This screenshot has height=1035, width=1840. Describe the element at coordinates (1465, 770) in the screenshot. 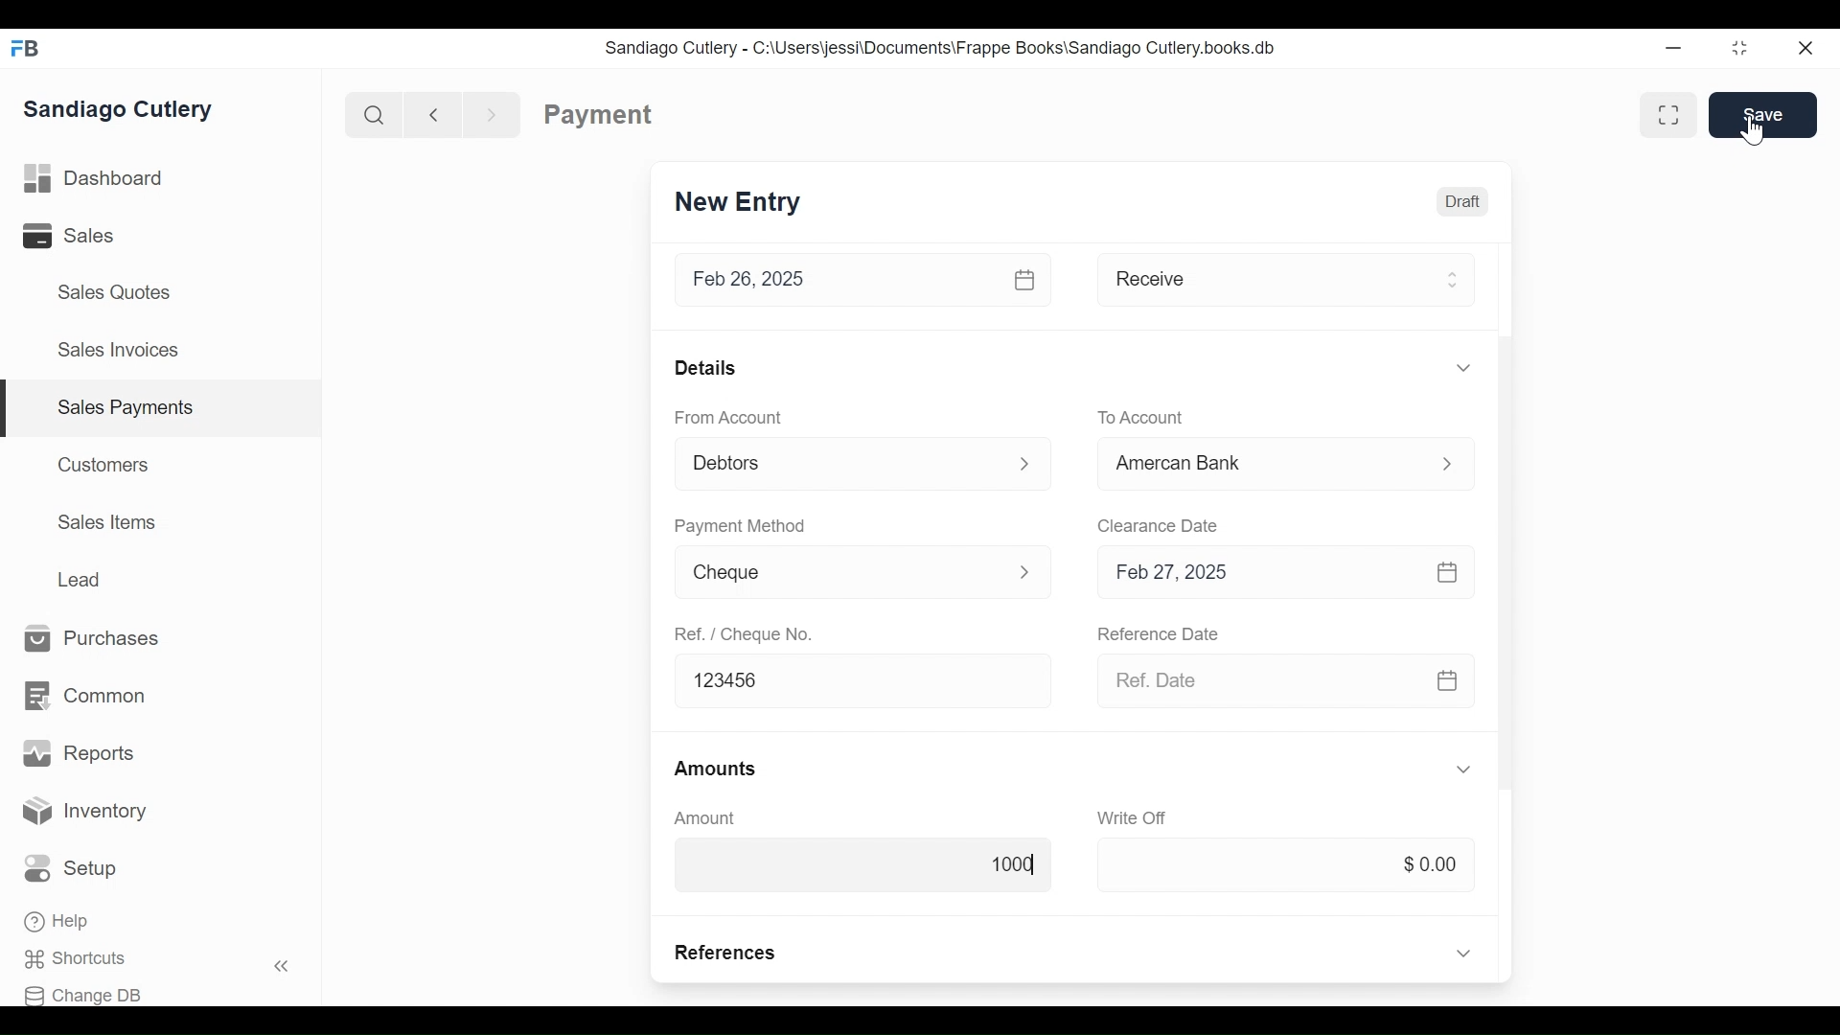

I see `Expand` at that location.